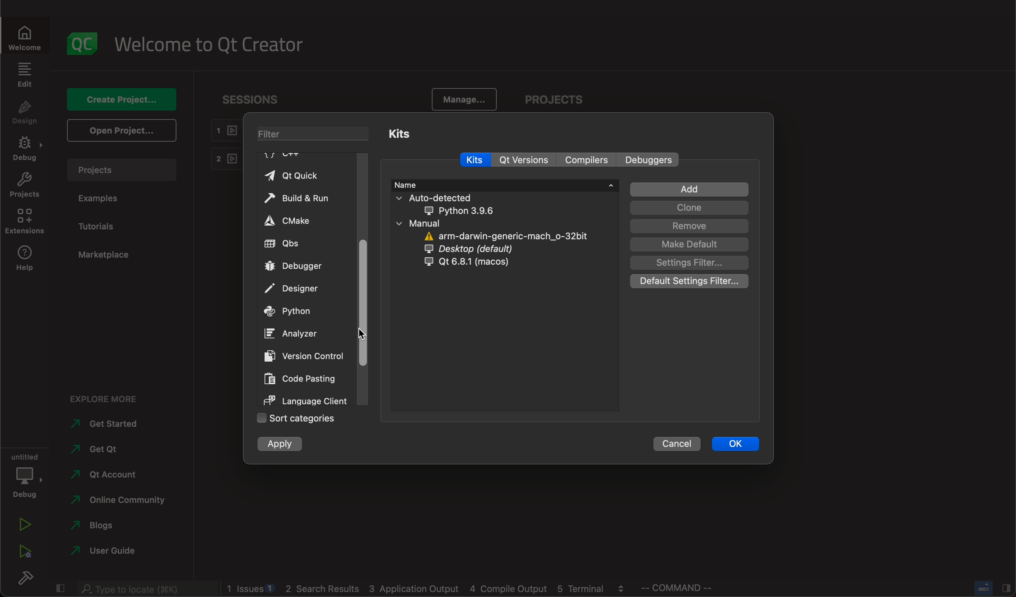  I want to click on welcome, so click(212, 44).